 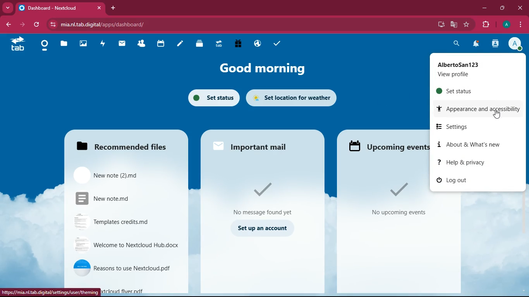 I want to click on set status, so click(x=478, y=91).